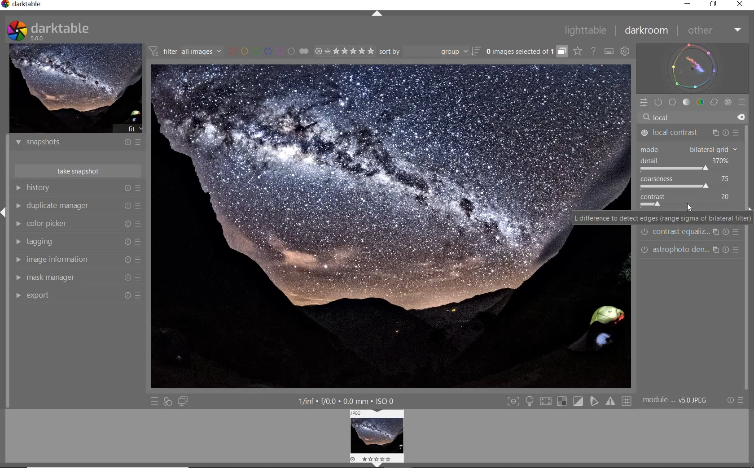 The image size is (754, 468). I want to click on Settings, so click(730, 400).